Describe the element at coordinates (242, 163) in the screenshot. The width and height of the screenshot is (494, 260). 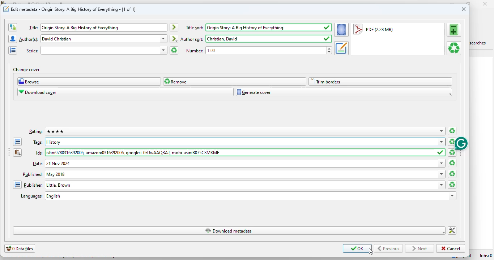
I see `date: 21 Nov 2024` at that location.